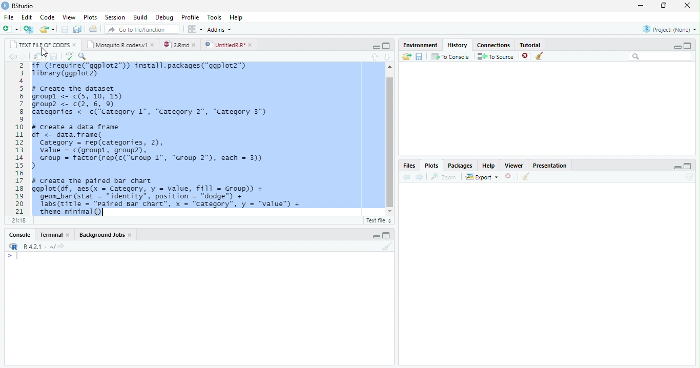 This screenshot has height=368, width=700. What do you see at coordinates (406, 177) in the screenshot?
I see `previous plot` at bounding box center [406, 177].